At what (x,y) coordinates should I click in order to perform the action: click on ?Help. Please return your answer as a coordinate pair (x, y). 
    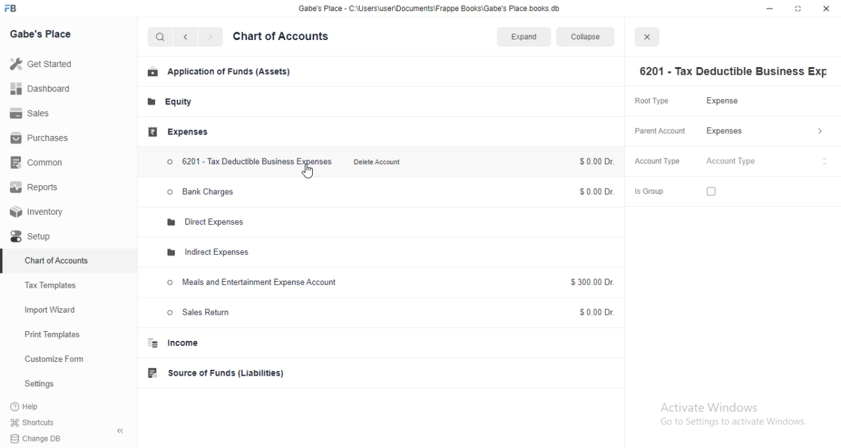
    Looking at the image, I should click on (39, 407).